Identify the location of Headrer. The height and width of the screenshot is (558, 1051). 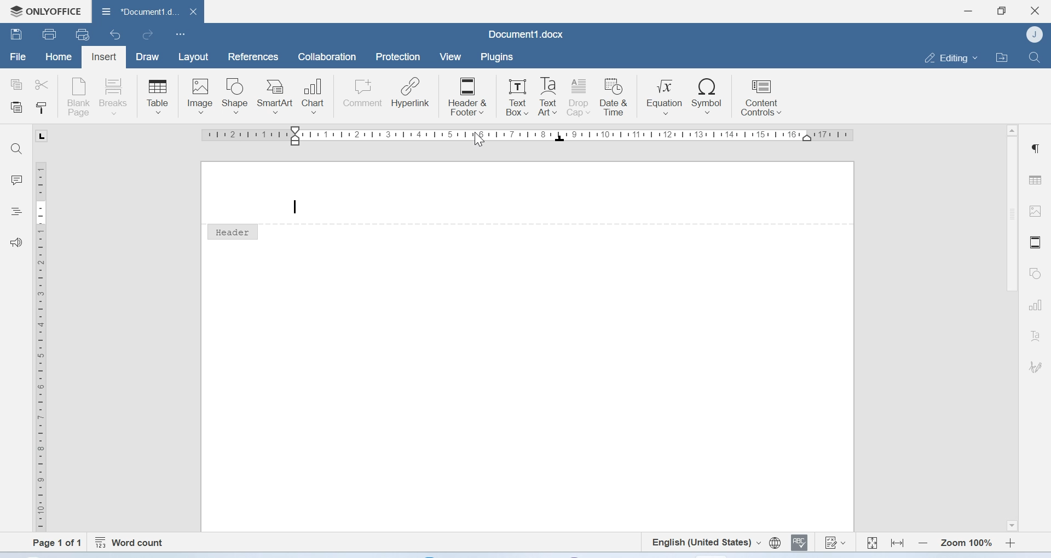
(233, 233).